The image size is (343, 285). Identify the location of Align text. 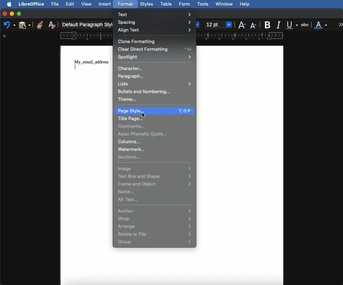
(156, 30).